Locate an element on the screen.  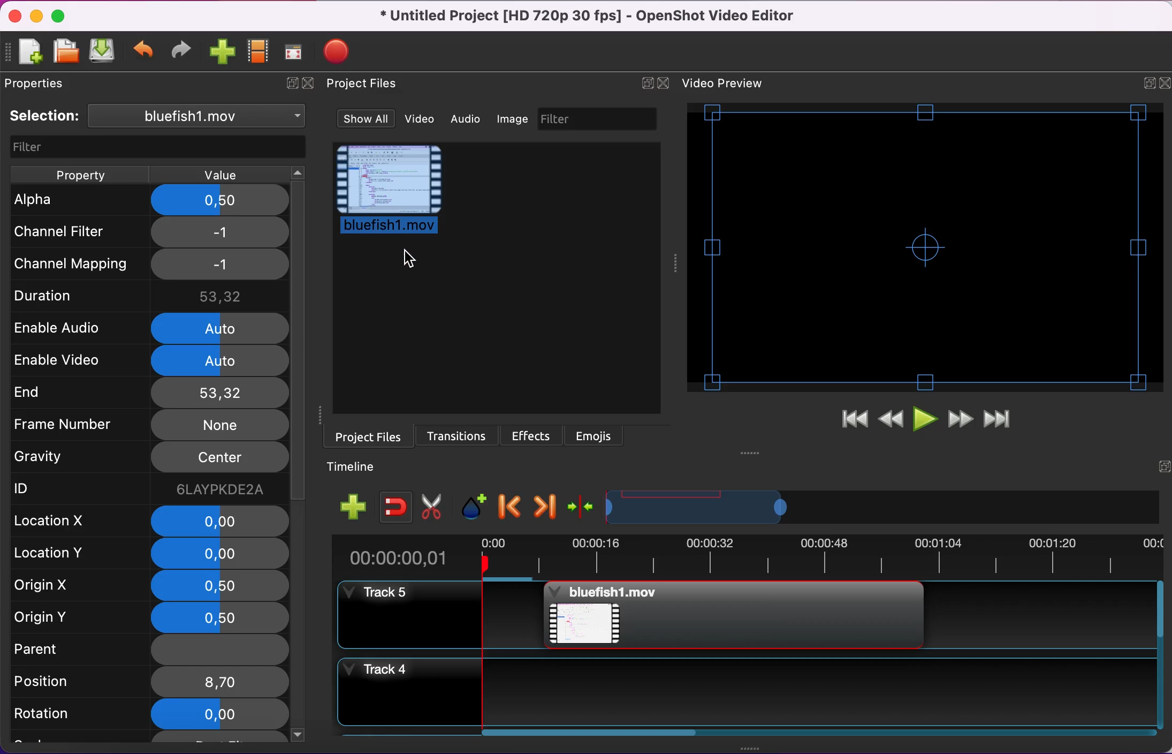
0 is located at coordinates (220, 520).